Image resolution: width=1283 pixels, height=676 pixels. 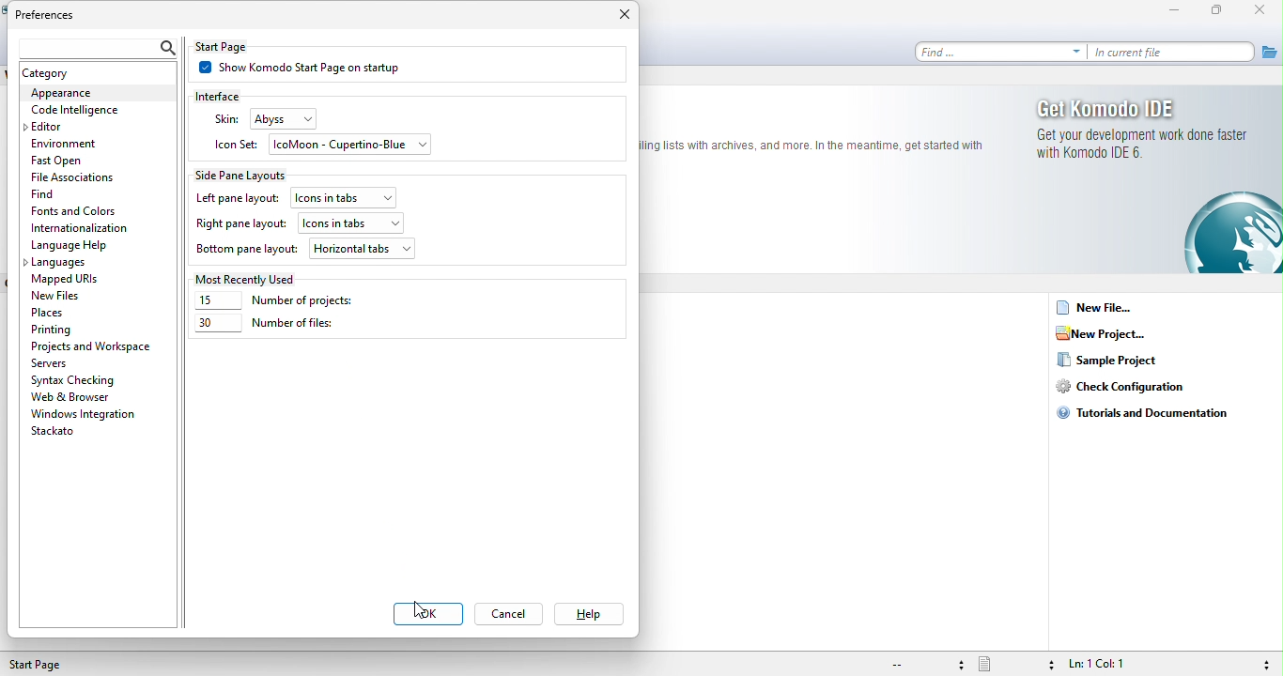 What do you see at coordinates (513, 616) in the screenshot?
I see `cancel` at bounding box center [513, 616].